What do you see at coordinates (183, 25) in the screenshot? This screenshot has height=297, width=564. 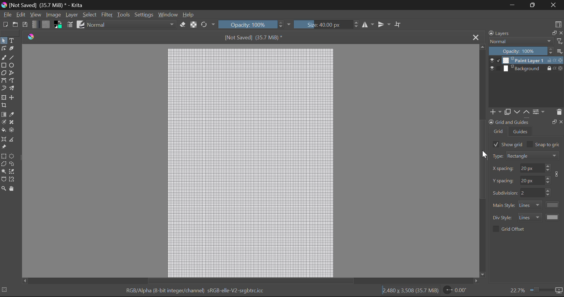 I see `Eraser` at bounding box center [183, 25].